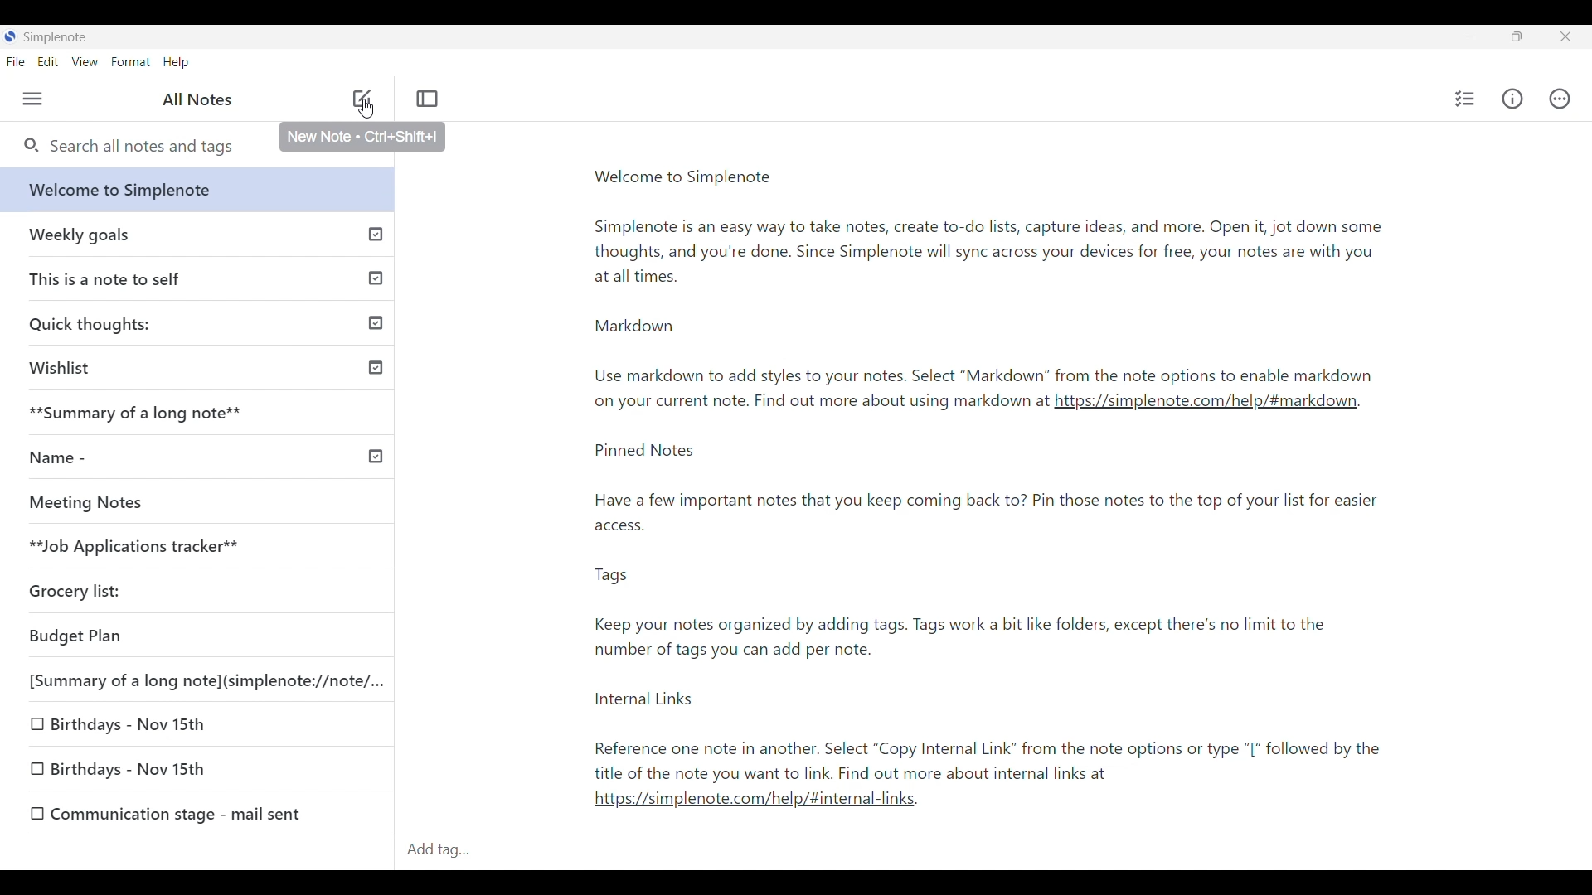 Image resolution: width=1592 pixels, height=895 pixels. Describe the element at coordinates (55, 37) in the screenshot. I see `Software name` at that location.